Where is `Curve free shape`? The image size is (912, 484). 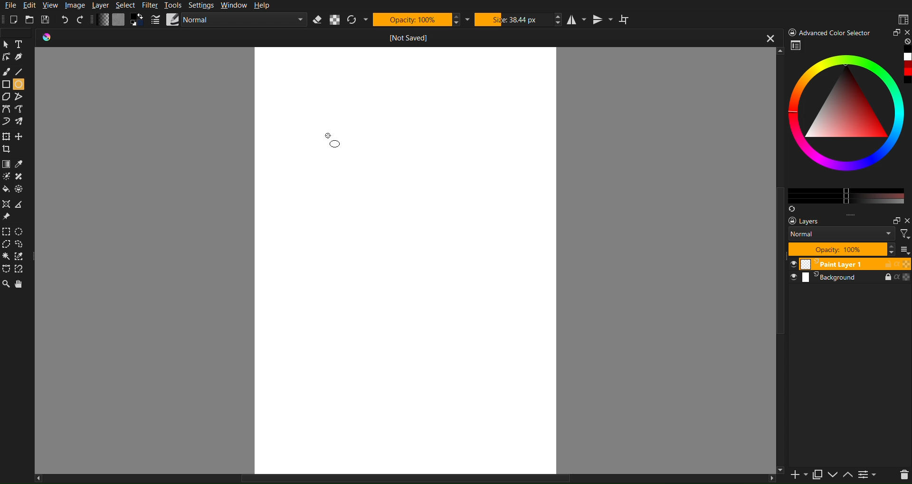
Curve free shape is located at coordinates (20, 121).